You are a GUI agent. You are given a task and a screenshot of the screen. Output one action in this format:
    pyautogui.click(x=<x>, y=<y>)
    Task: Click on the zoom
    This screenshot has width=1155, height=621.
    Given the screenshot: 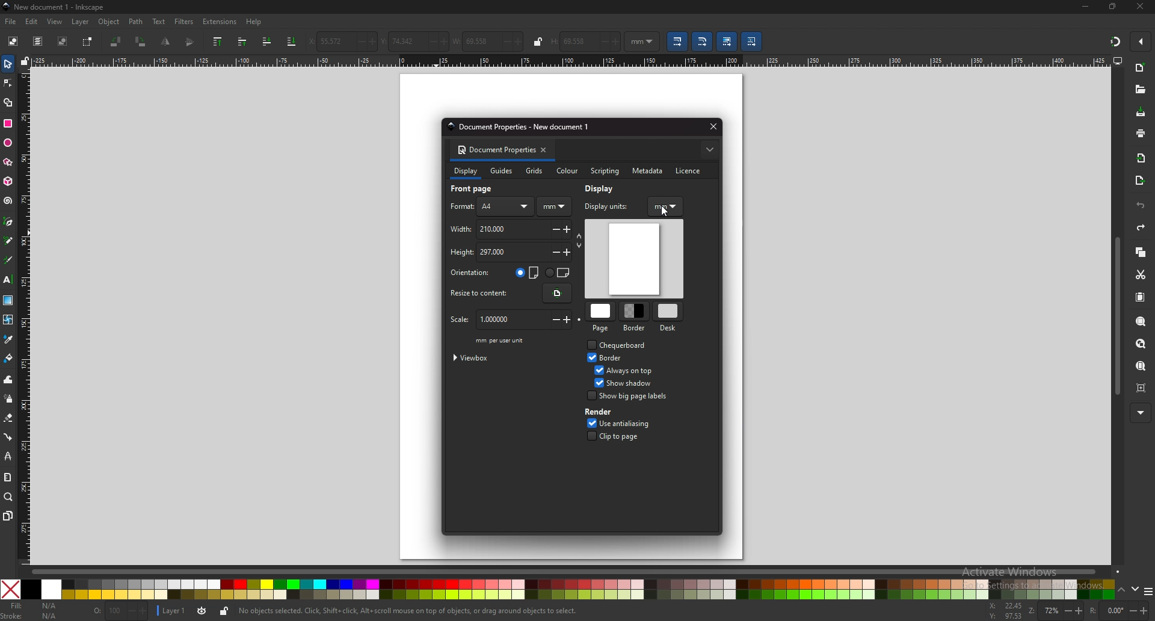 What is the action you would take?
    pyautogui.click(x=1041, y=612)
    